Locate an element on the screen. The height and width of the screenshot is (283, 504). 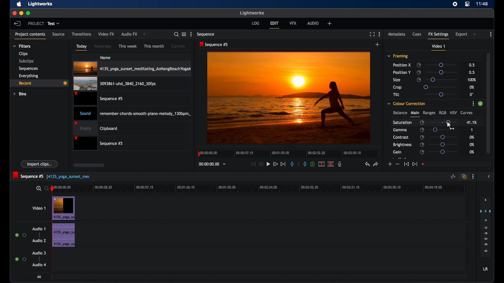
video is located at coordinates (64, 208).